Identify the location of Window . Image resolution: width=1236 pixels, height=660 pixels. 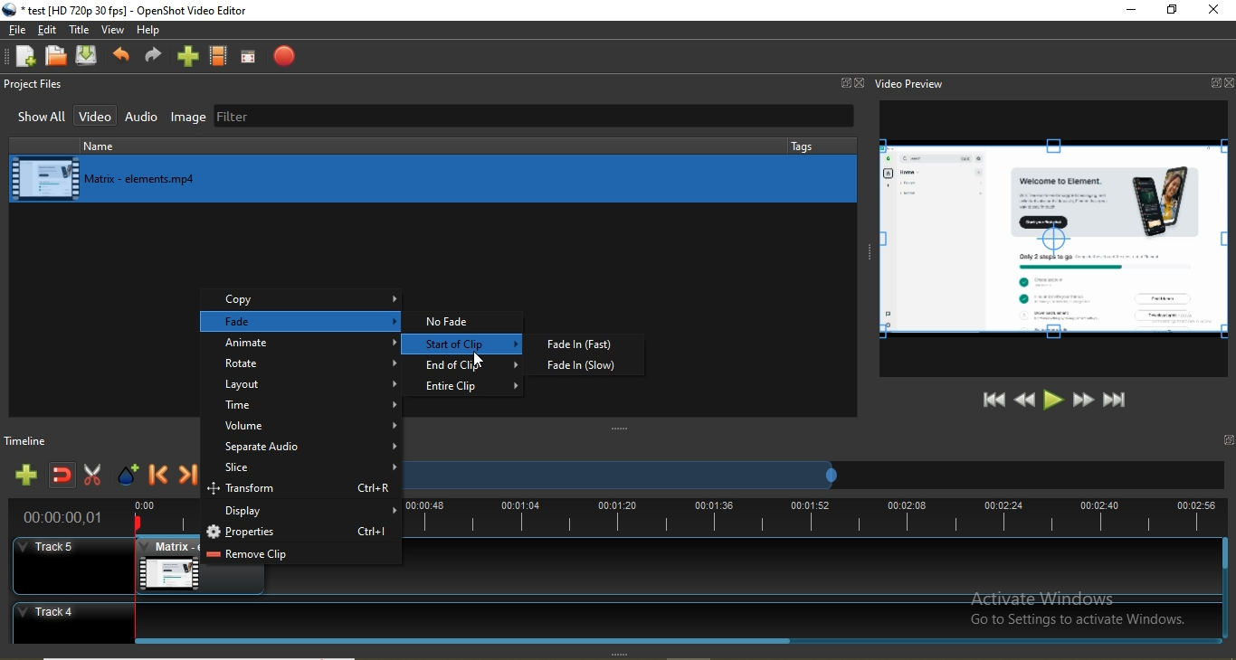
(846, 82).